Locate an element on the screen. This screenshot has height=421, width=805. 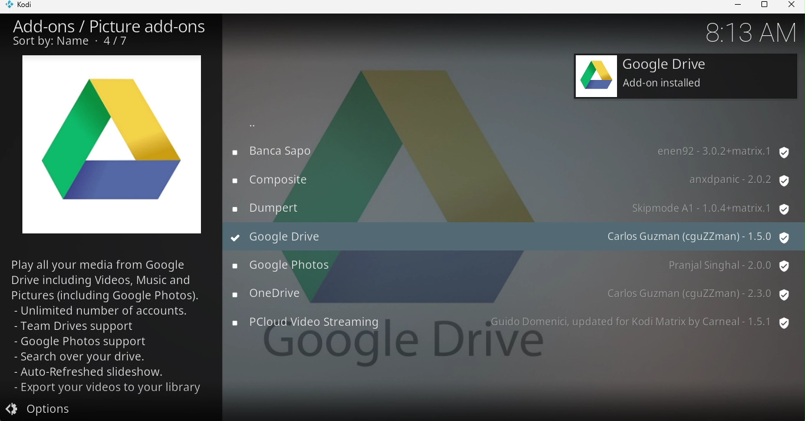
Google drive is located at coordinates (687, 76).